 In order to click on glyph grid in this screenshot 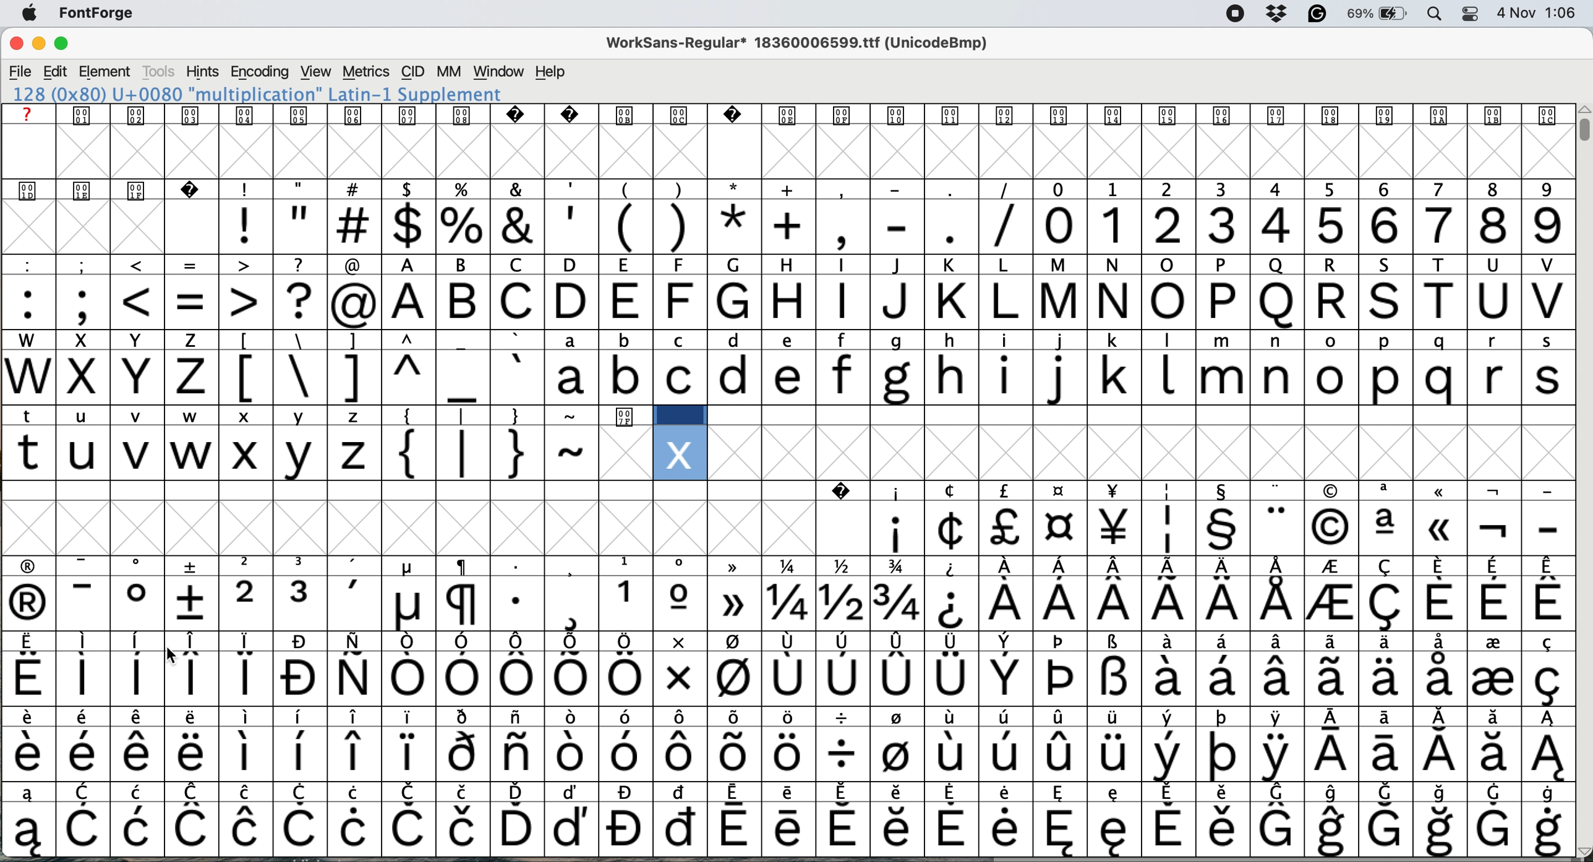, I will do `click(455, 526)`.